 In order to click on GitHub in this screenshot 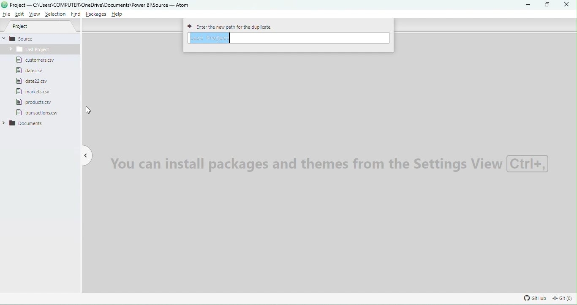, I will do `click(534, 298)`.